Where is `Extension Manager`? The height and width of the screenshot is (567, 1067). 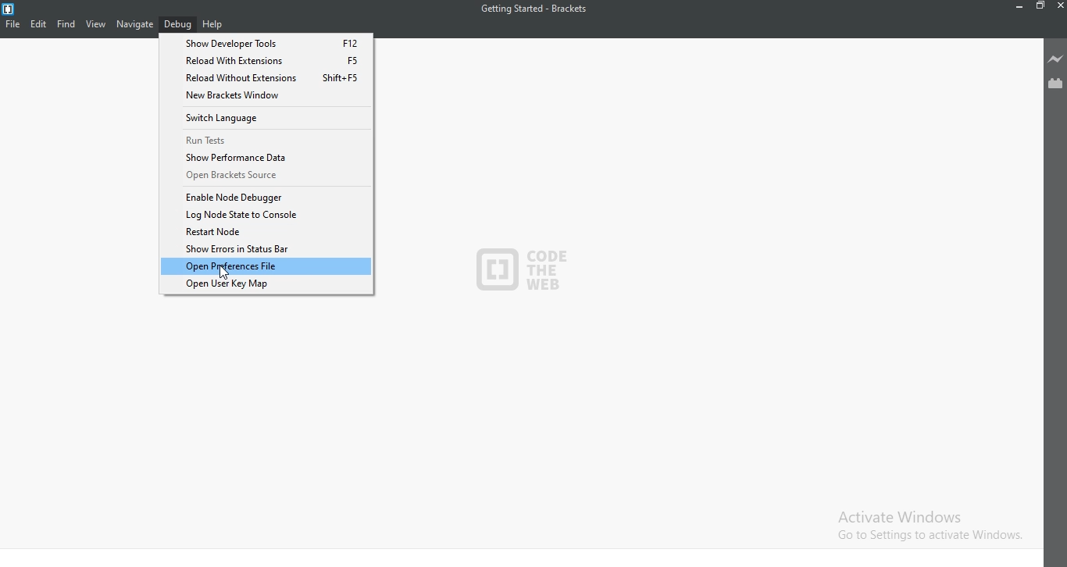 Extension Manager is located at coordinates (1055, 83).